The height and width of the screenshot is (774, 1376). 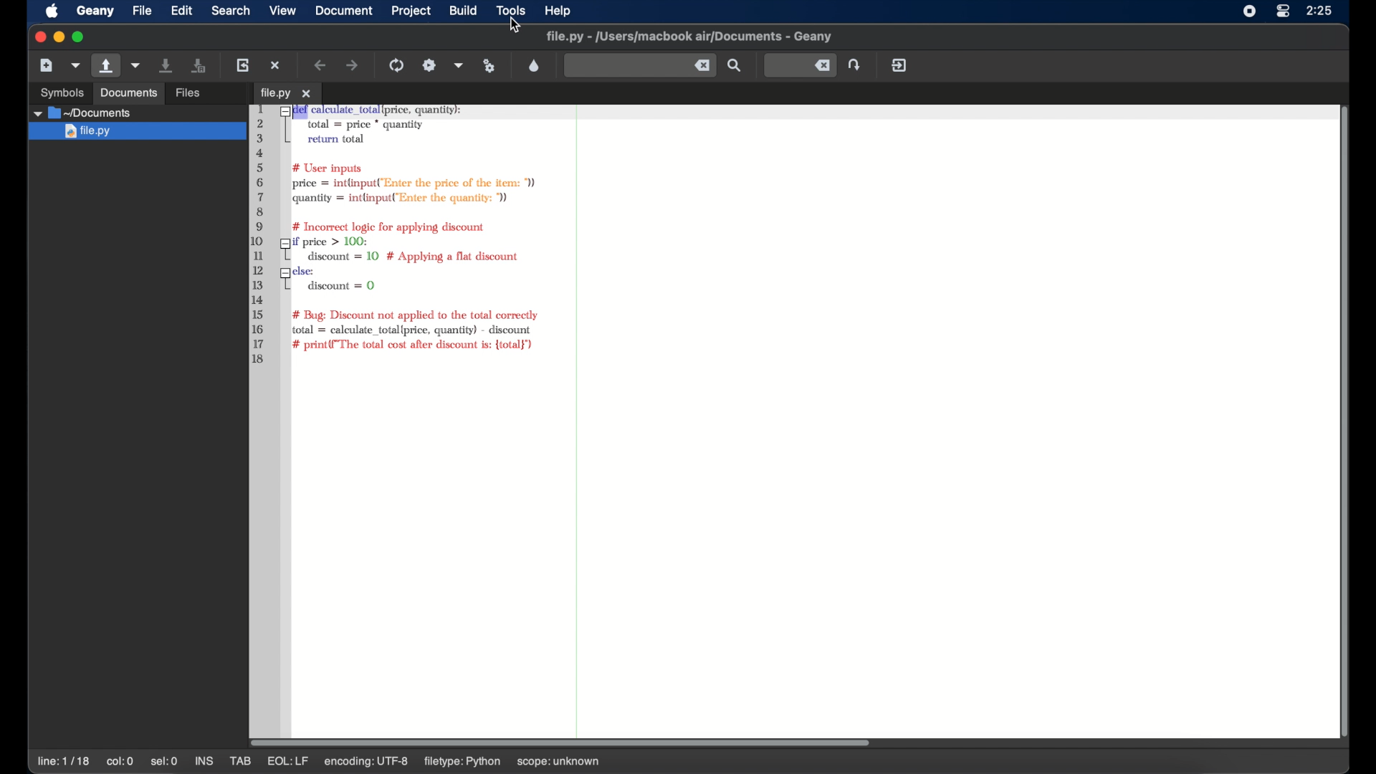 I want to click on reload current file from disk, so click(x=242, y=64).